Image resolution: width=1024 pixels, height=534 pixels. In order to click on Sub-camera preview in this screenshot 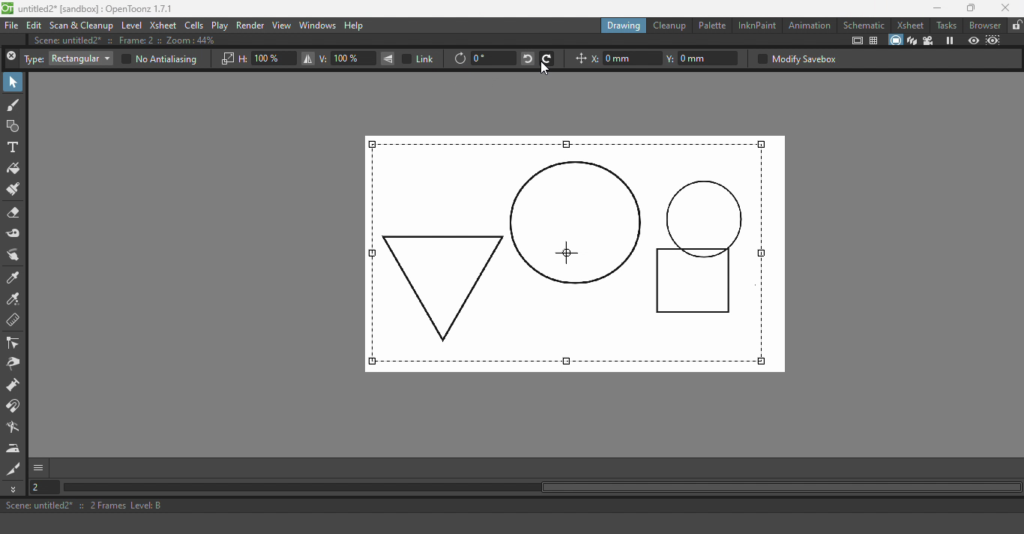, I will do `click(993, 40)`.